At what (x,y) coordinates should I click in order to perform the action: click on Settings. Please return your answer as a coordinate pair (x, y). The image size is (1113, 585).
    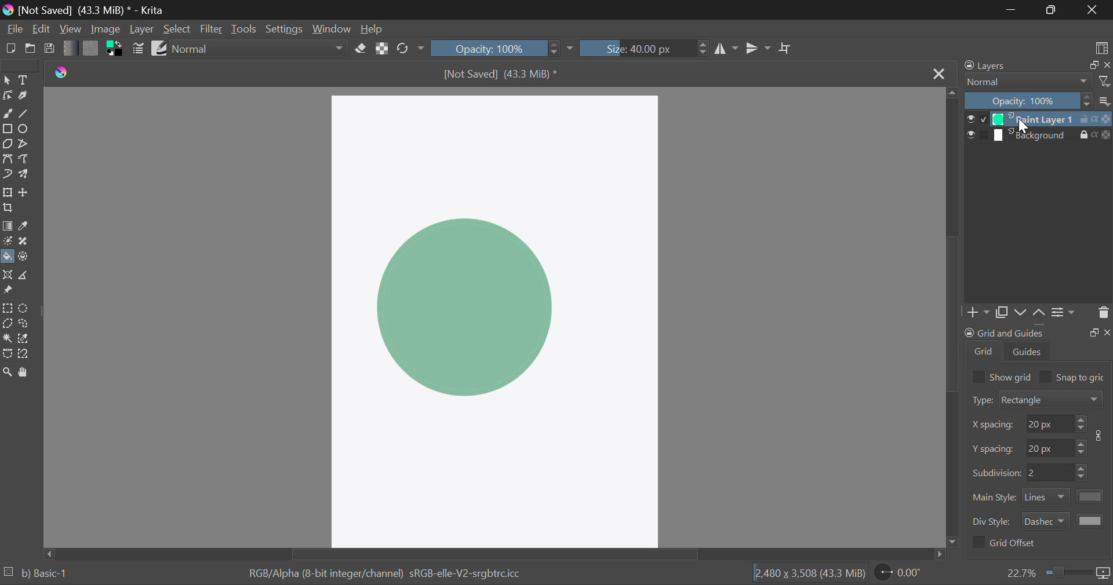
    Looking at the image, I should click on (283, 29).